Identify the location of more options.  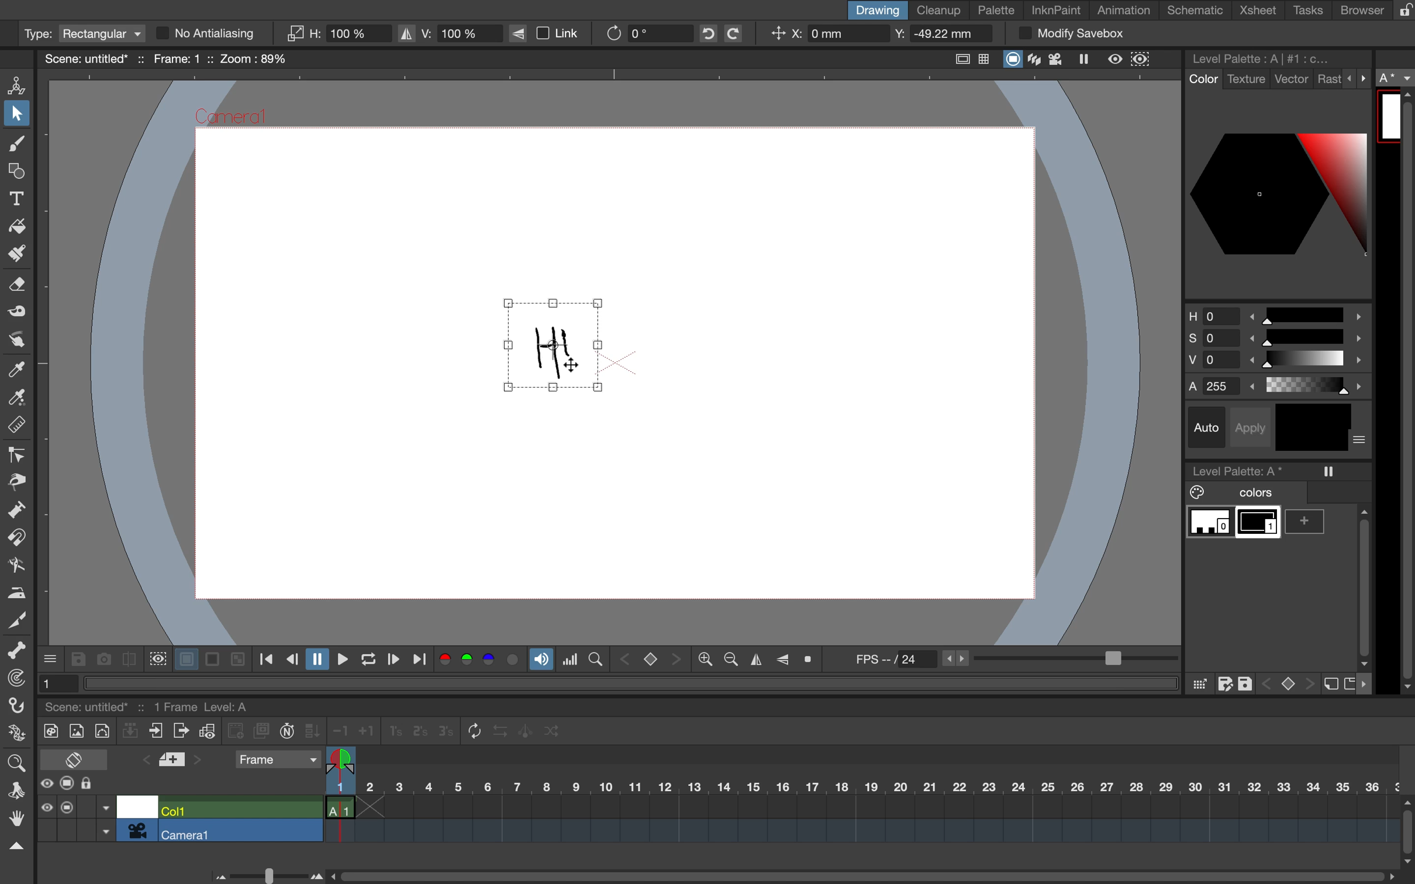
(51, 658).